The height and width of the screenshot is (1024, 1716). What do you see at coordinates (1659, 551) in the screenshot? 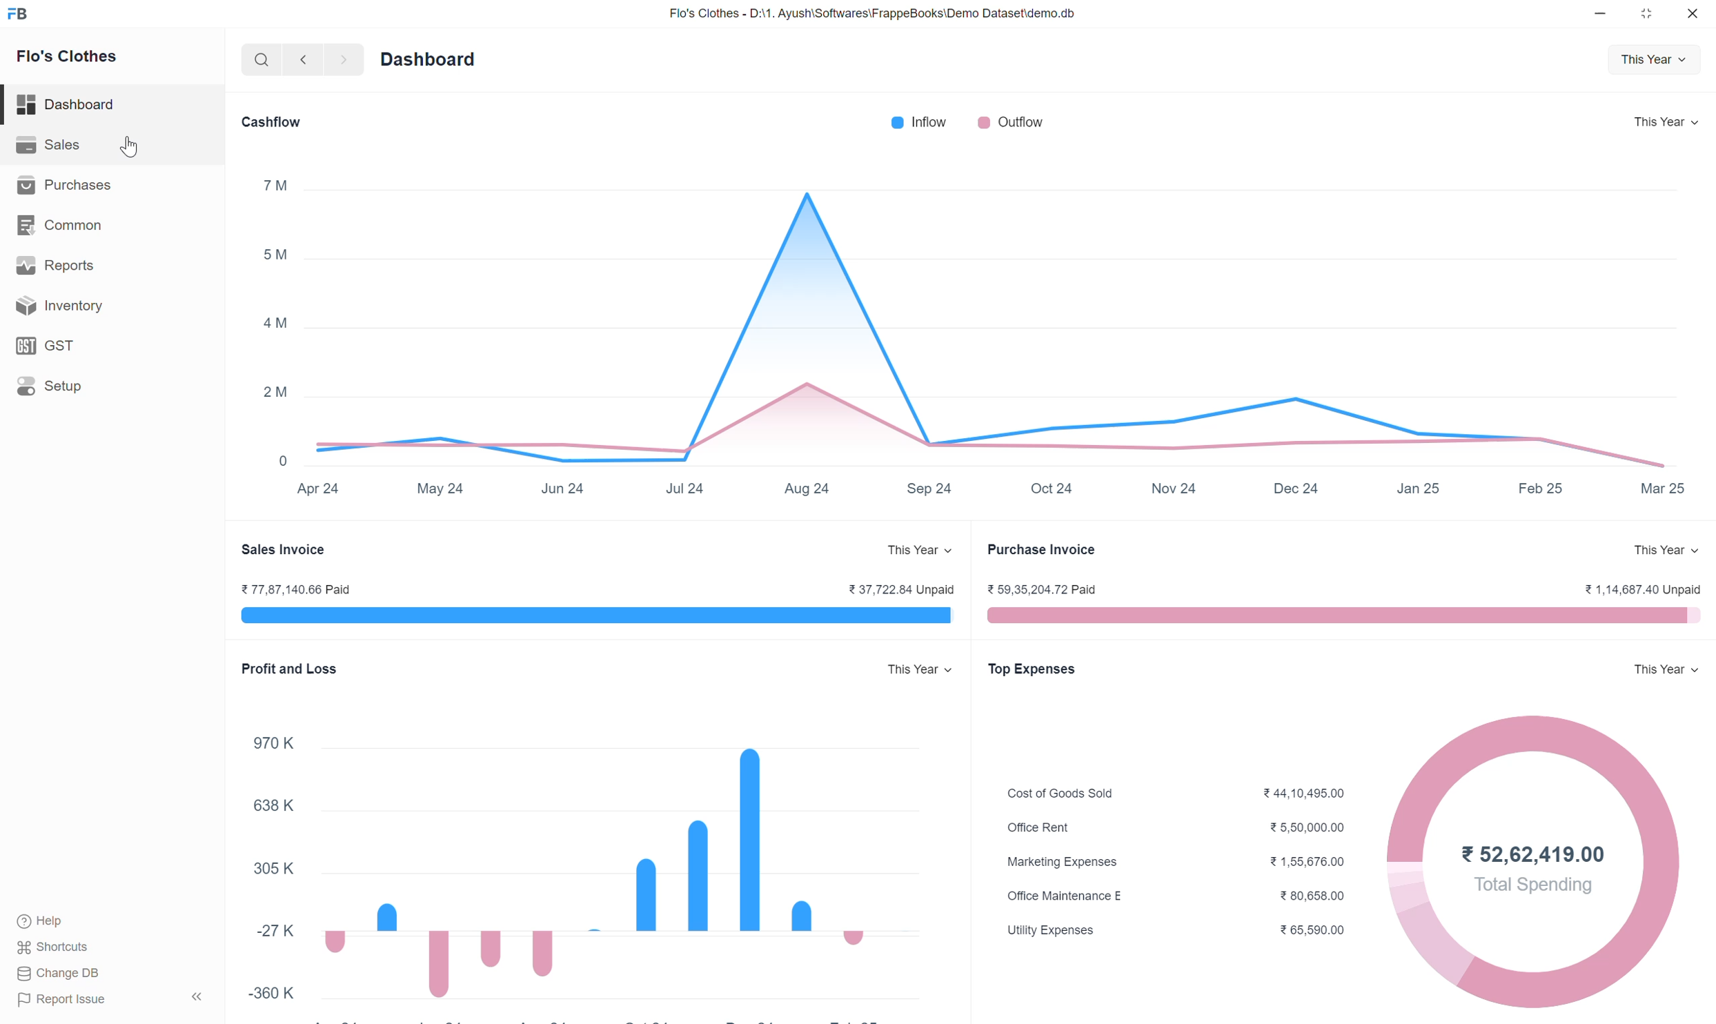
I see `Select Purchase Invoice timeframe` at bounding box center [1659, 551].